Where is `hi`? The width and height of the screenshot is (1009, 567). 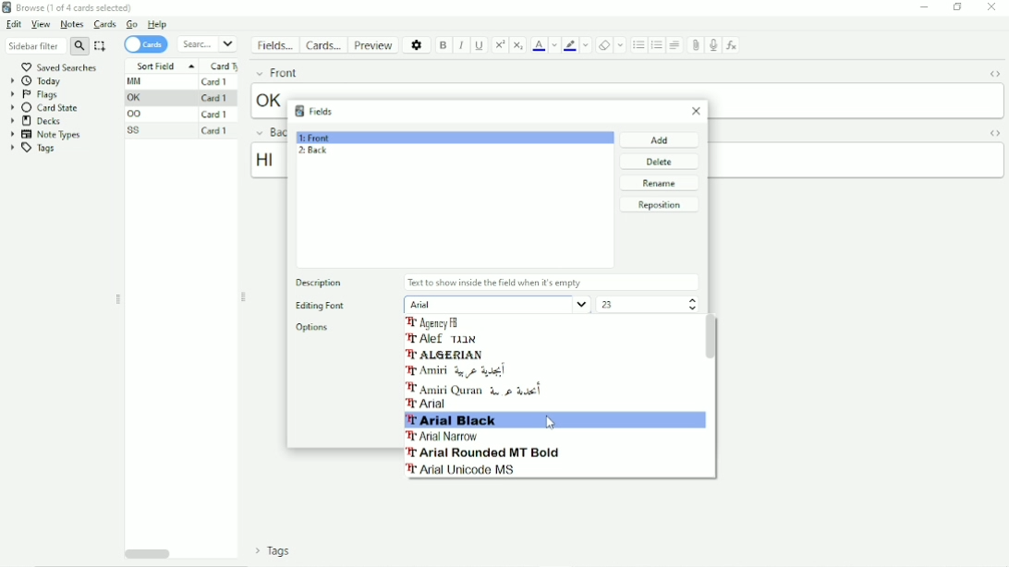
hi is located at coordinates (268, 161).